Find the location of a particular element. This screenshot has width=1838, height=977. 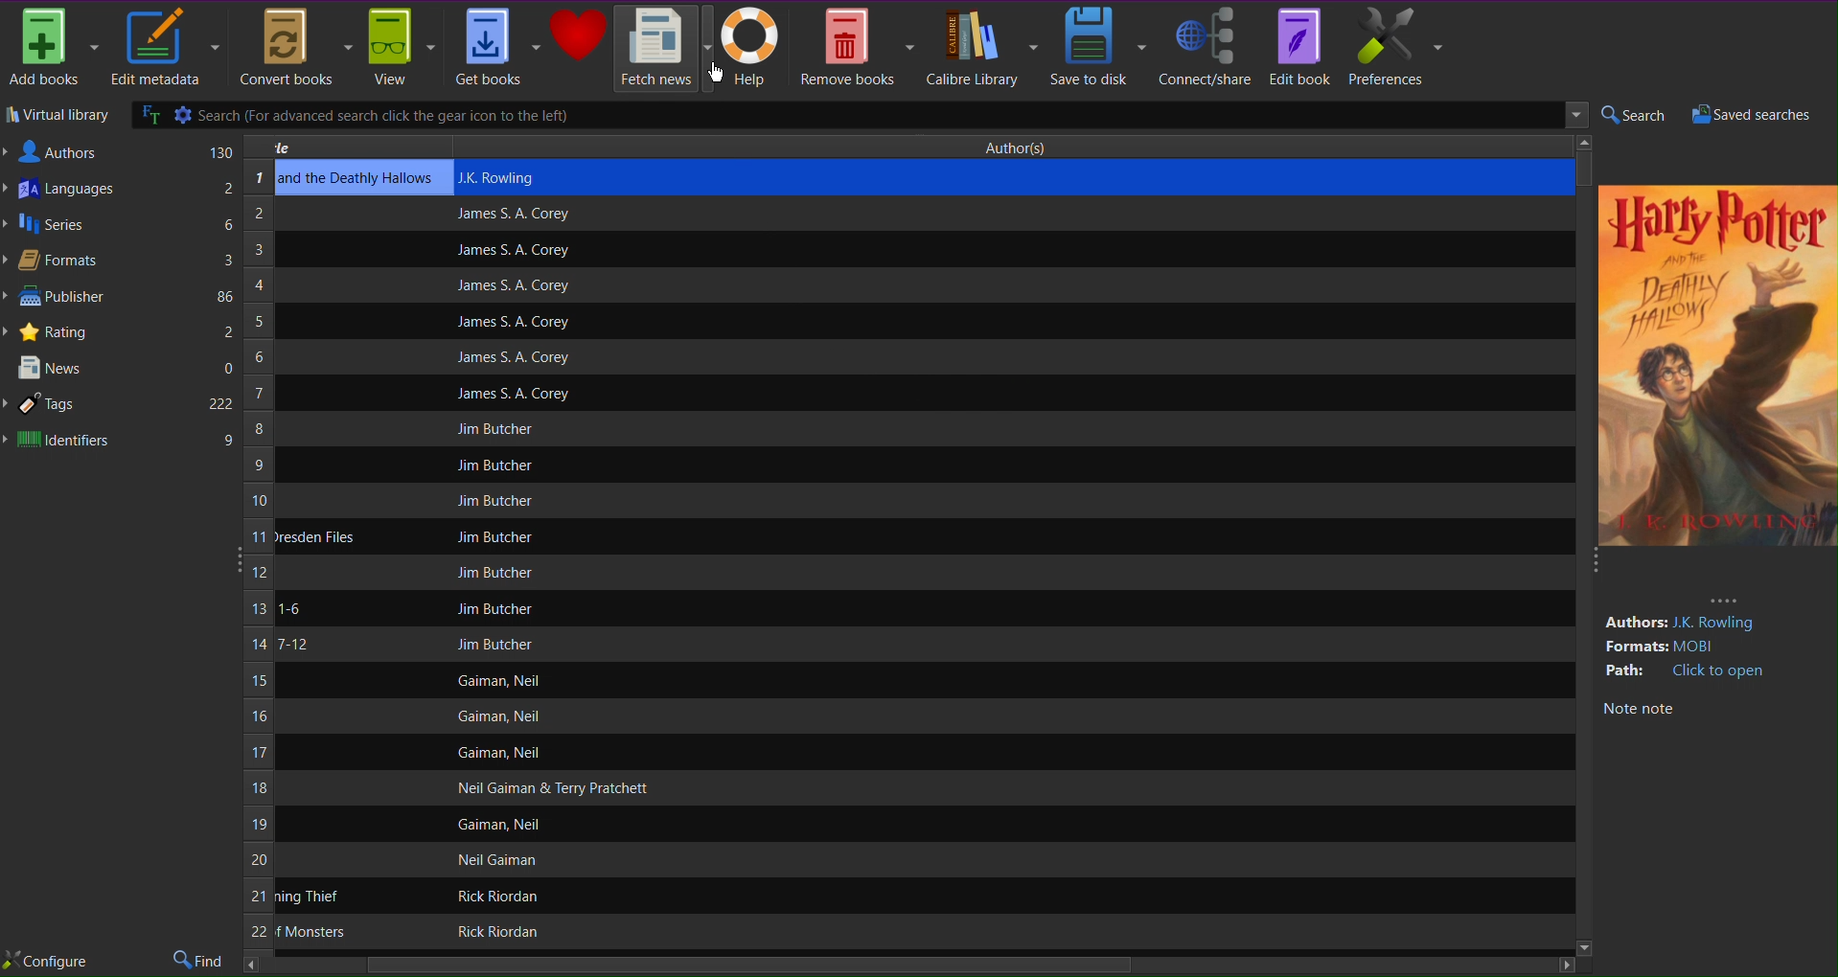

Saved Searches is located at coordinates (1759, 115).